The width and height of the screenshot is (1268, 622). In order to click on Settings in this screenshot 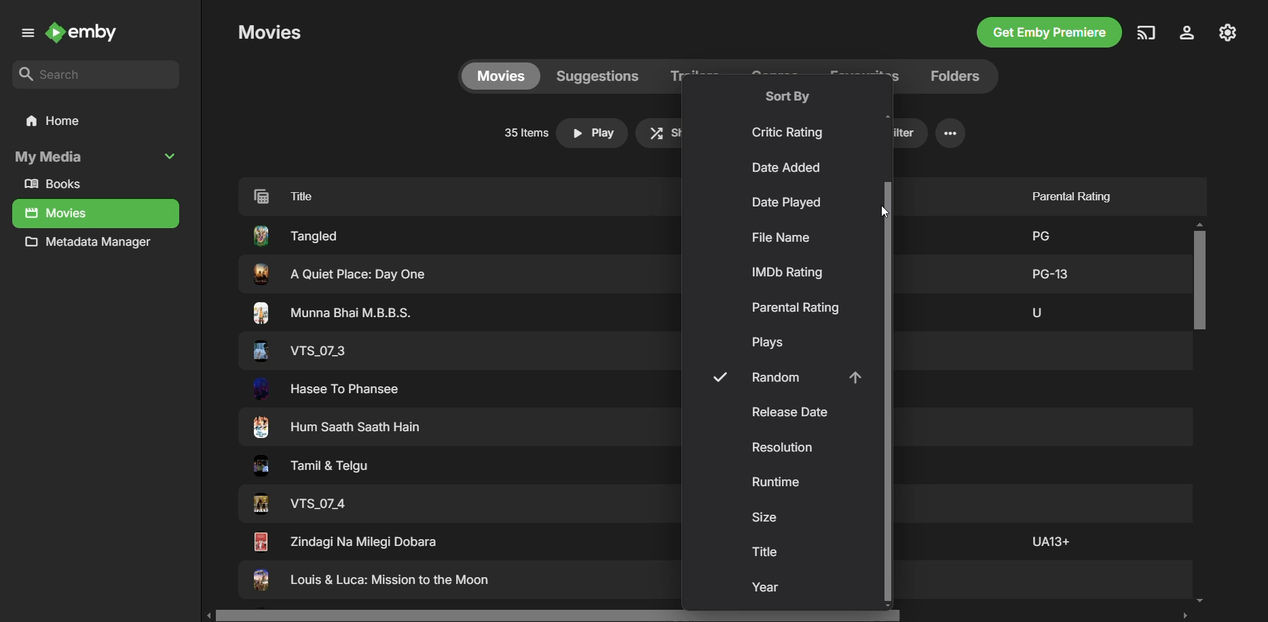, I will do `click(1185, 34)`.